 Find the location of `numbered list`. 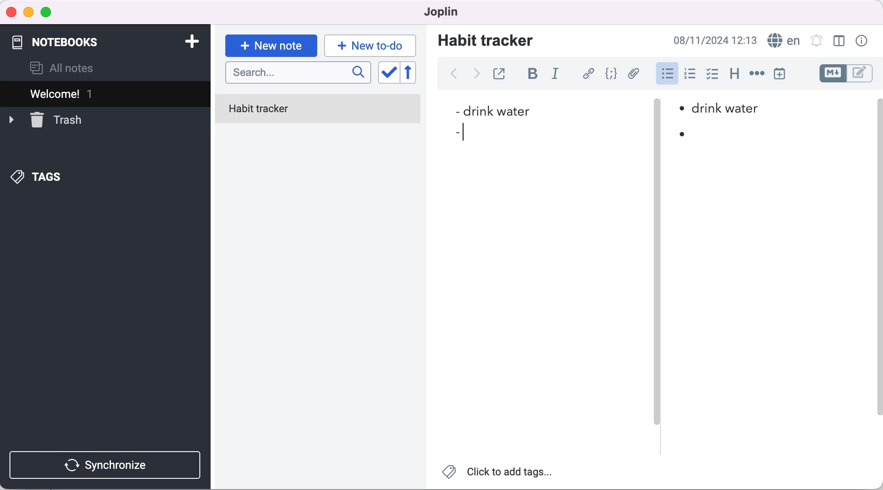

numbered list is located at coordinates (692, 75).